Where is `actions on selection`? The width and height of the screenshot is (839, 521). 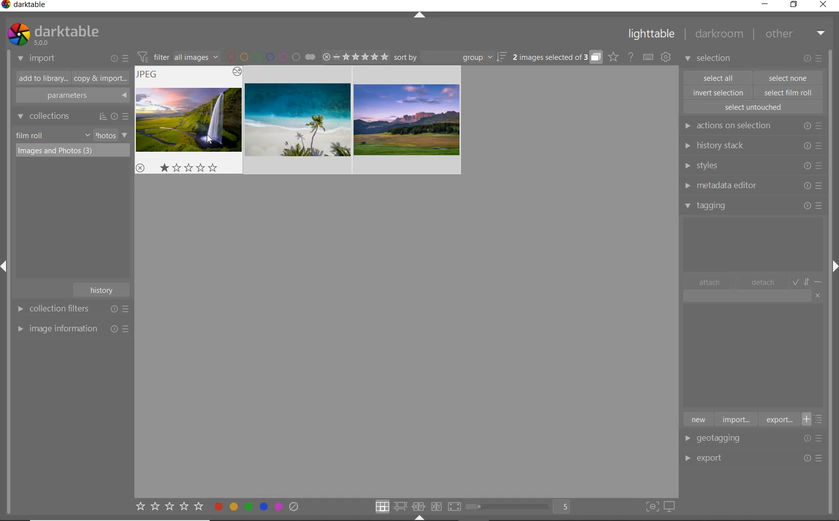
actions on selection is located at coordinates (751, 126).